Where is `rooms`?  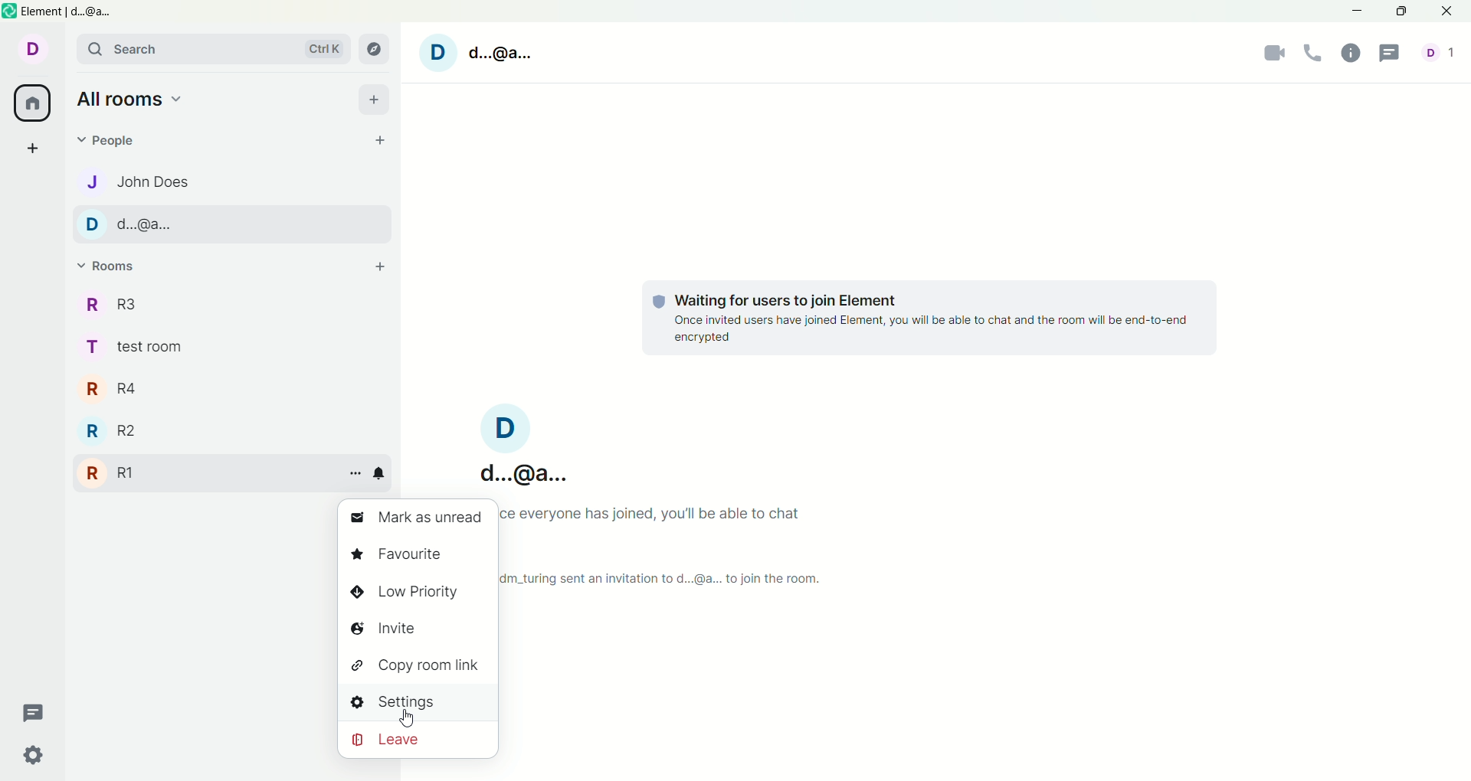 rooms is located at coordinates (105, 267).